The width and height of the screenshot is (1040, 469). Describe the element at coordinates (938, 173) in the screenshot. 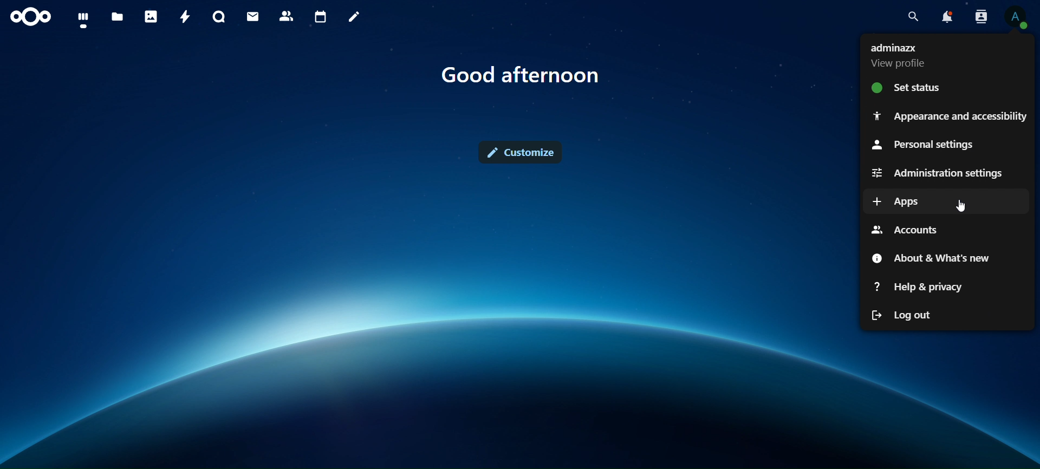

I see `administration settings` at that location.